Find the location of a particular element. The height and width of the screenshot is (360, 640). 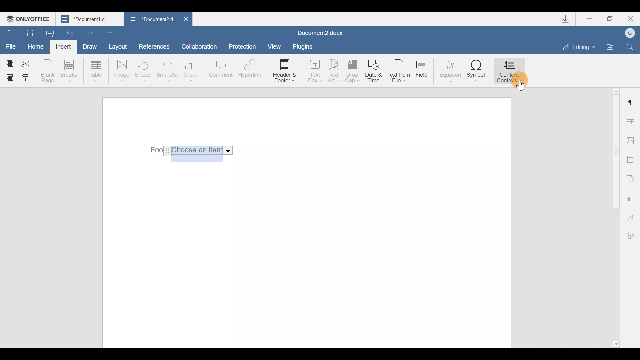

Document1 d.. is located at coordinates (91, 19).